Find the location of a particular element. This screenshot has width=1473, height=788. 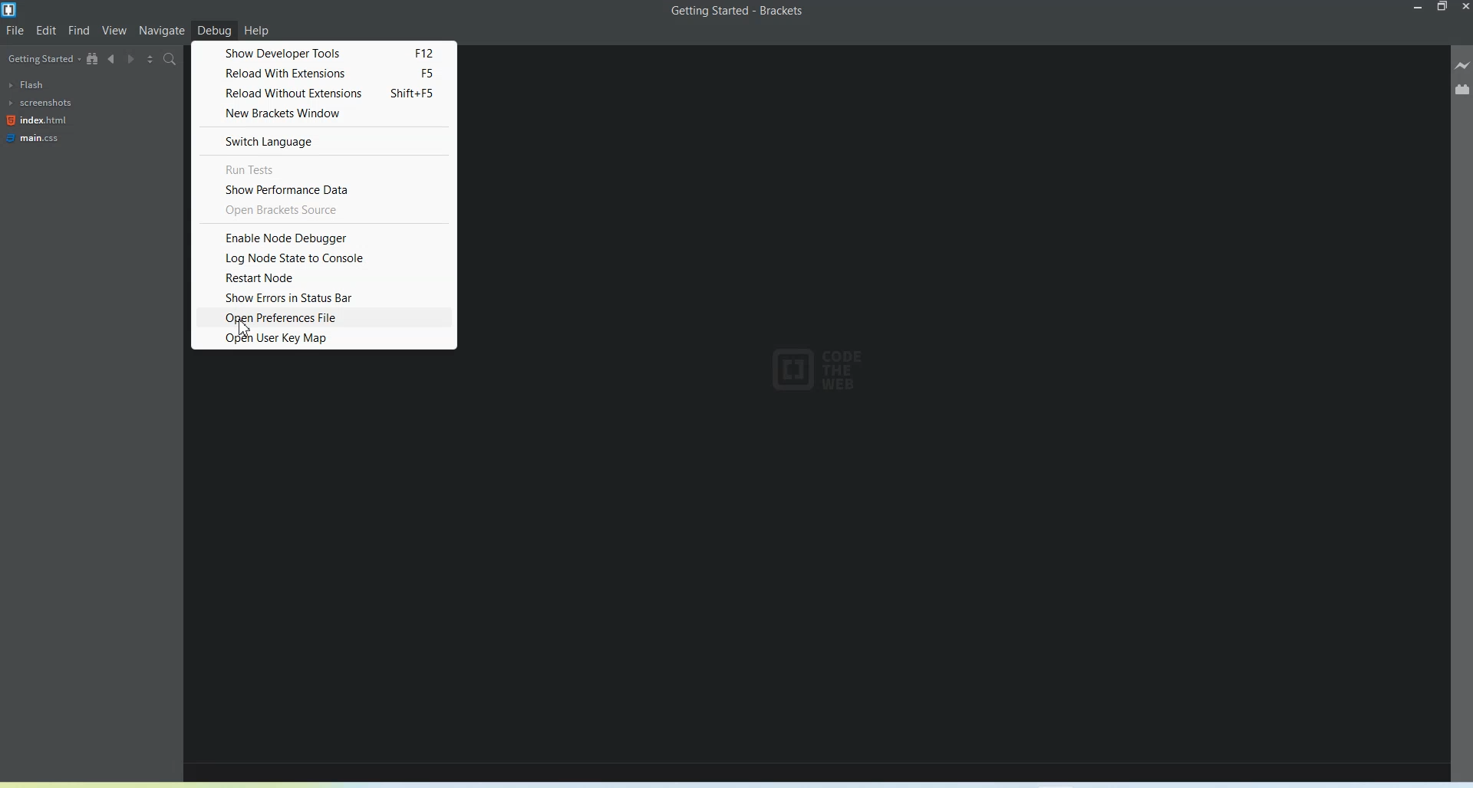

Extension Manager is located at coordinates (1461, 89).